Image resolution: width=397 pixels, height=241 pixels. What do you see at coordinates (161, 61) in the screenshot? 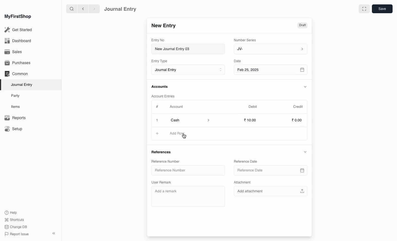
I see `Entry Type` at bounding box center [161, 61].